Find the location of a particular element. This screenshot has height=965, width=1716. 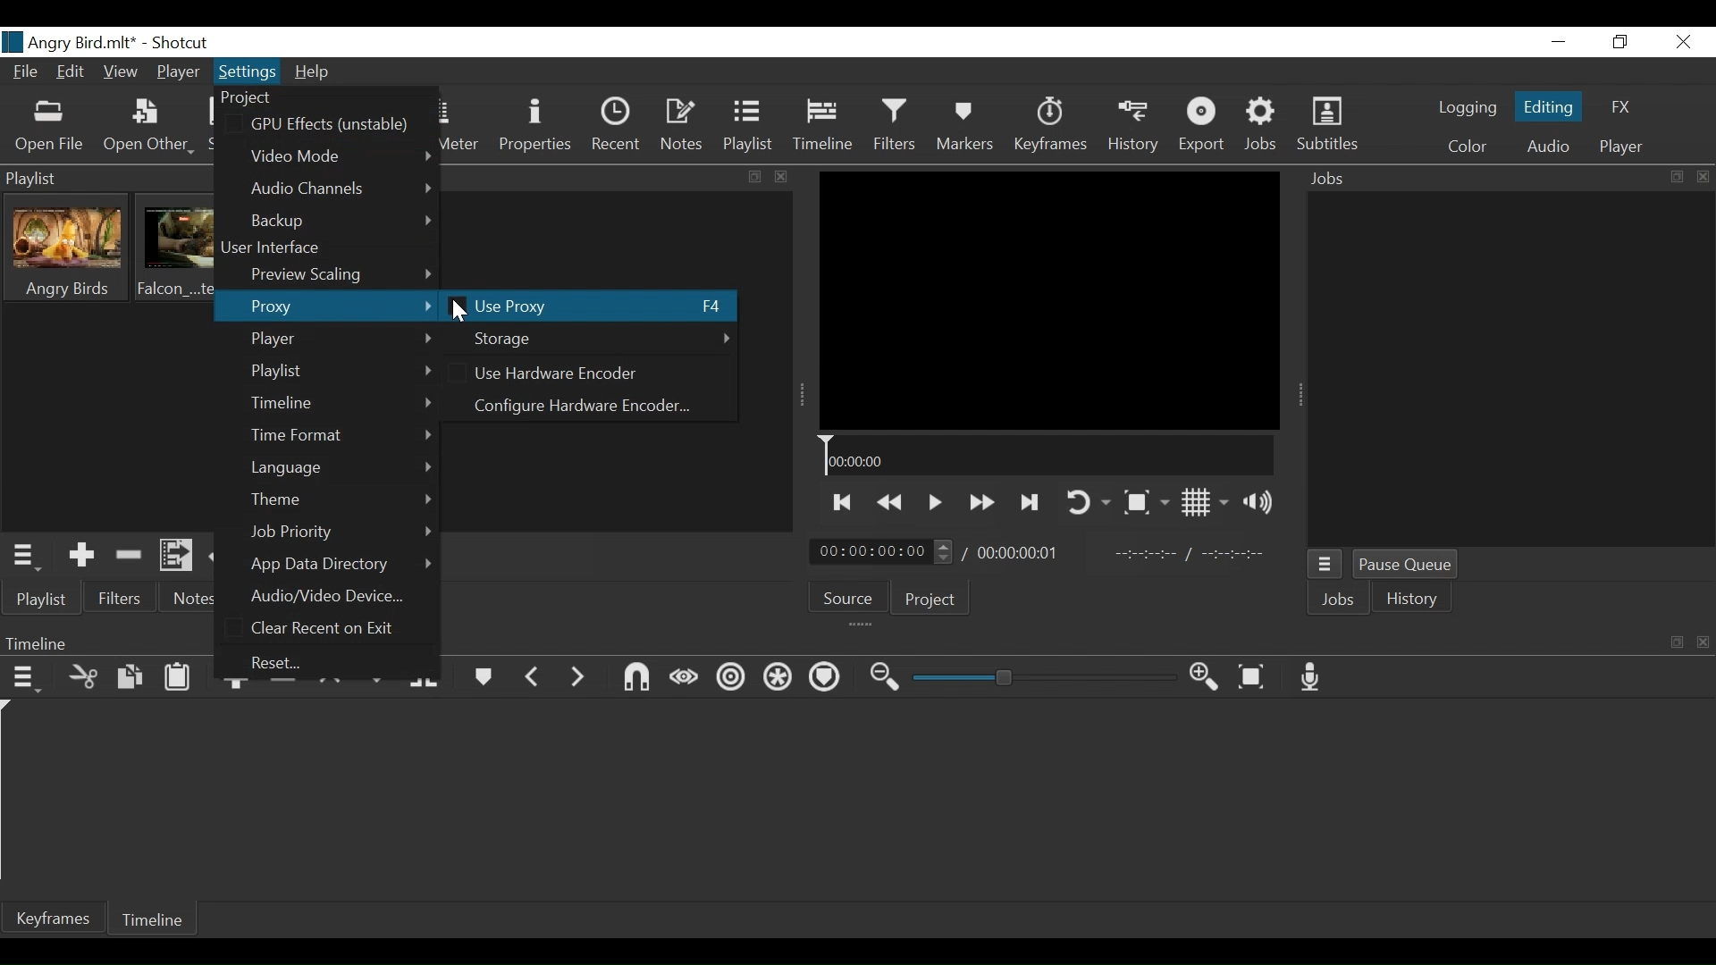

Append is located at coordinates (234, 686).